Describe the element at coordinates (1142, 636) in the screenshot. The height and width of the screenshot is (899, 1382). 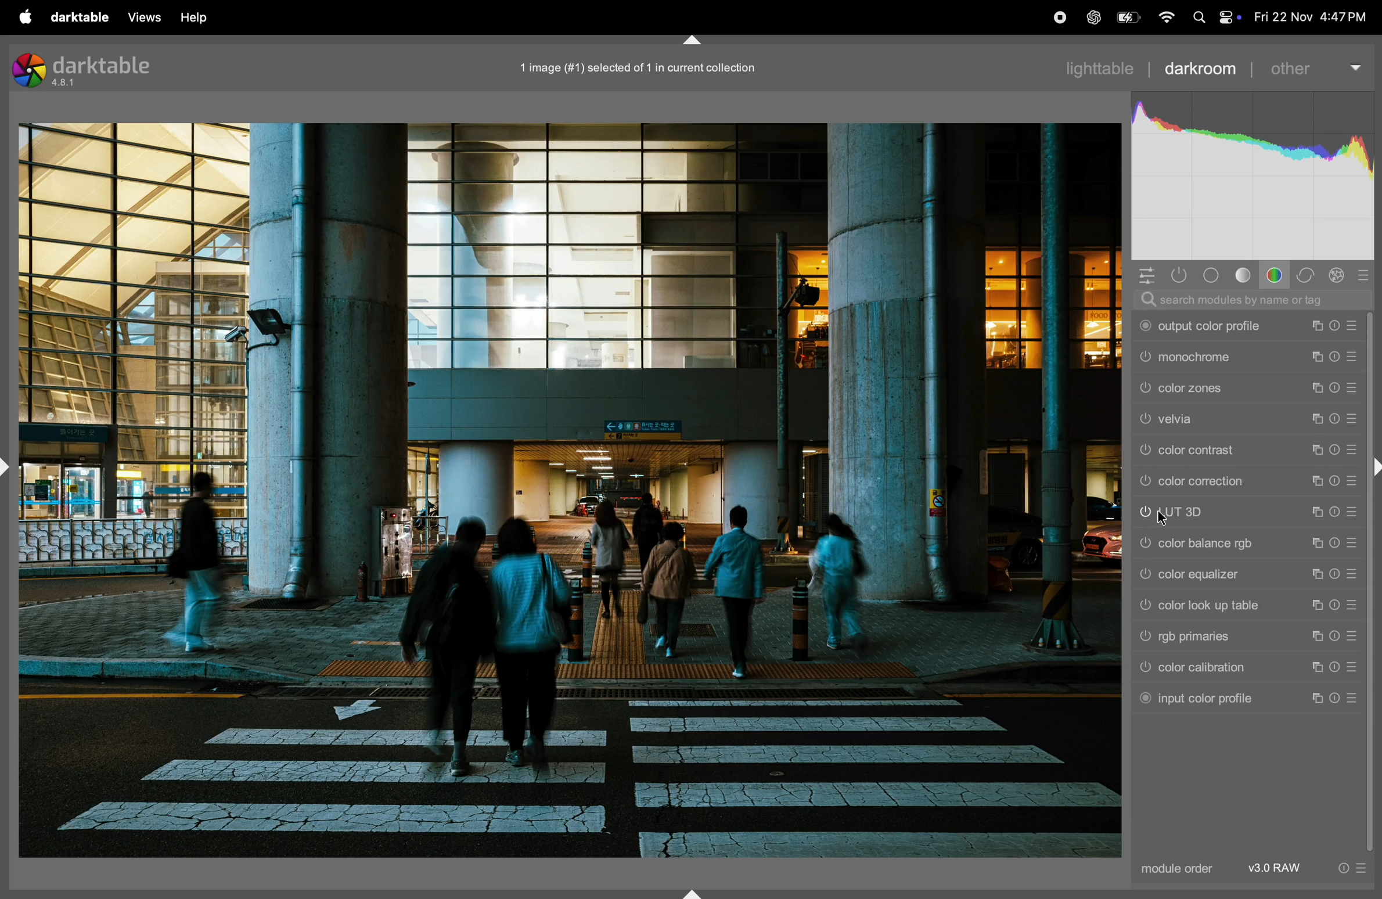
I see `rgb primaries switched off` at that location.